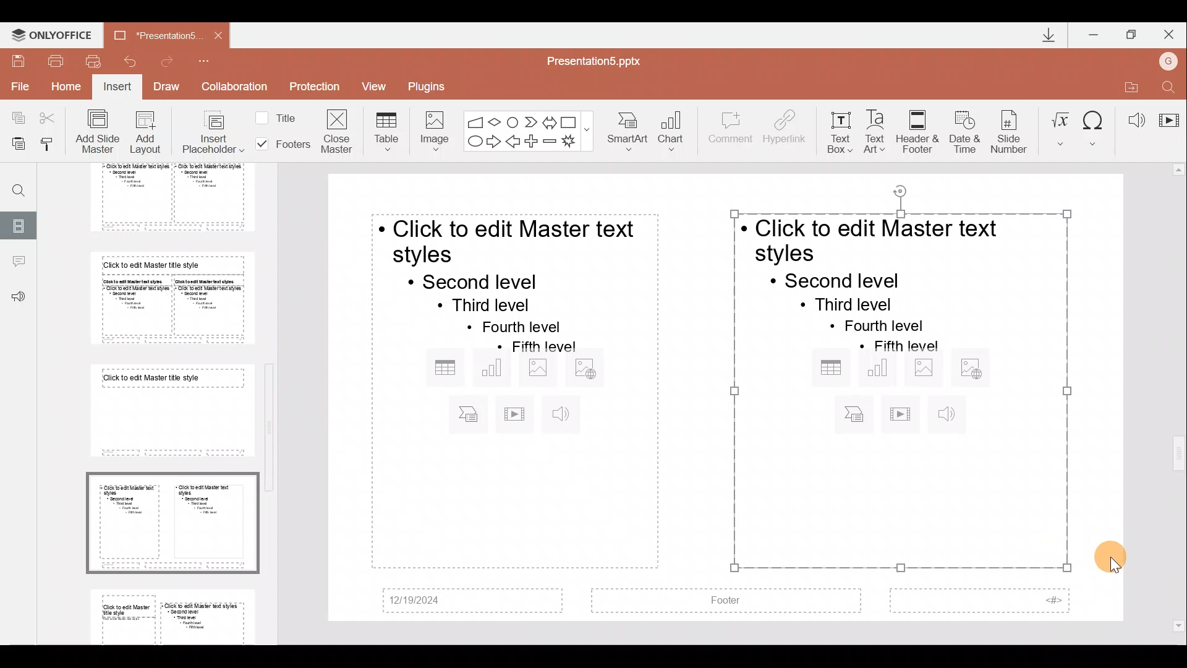 The width and height of the screenshot is (1187, 668). What do you see at coordinates (1171, 32) in the screenshot?
I see `Close` at bounding box center [1171, 32].